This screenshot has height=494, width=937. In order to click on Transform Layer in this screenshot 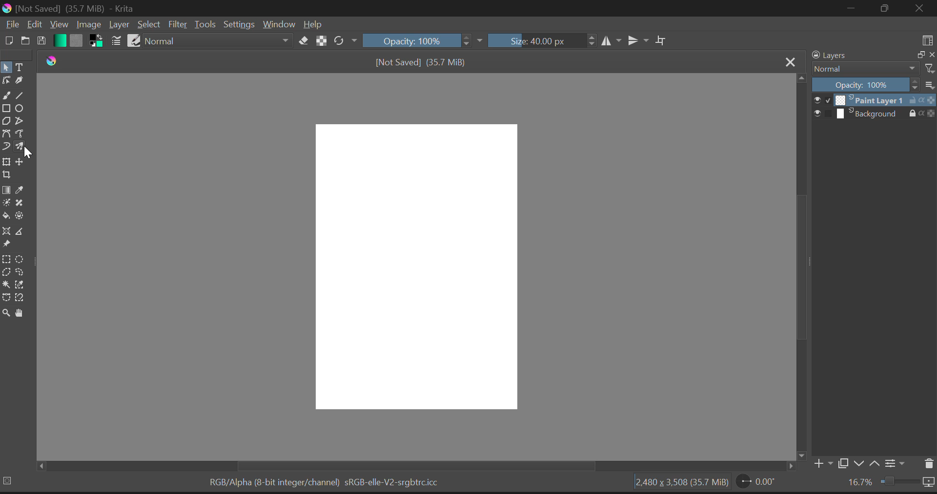, I will do `click(6, 162)`.